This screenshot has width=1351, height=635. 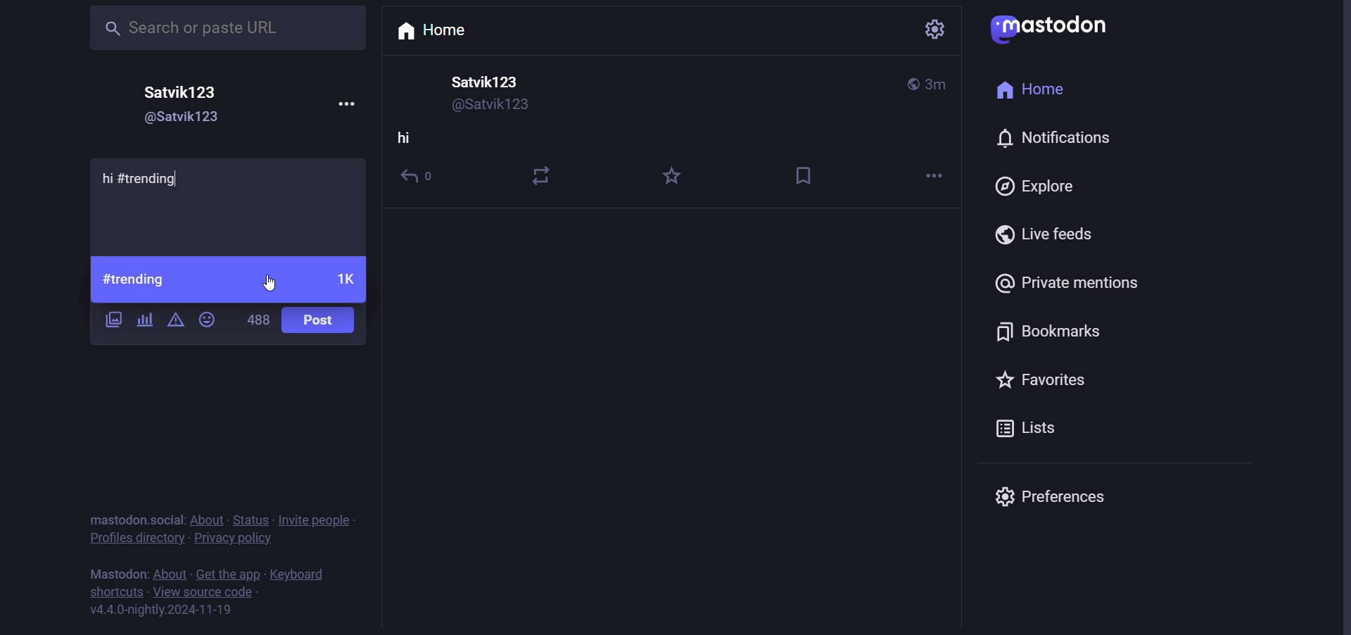 I want to click on home, so click(x=440, y=30).